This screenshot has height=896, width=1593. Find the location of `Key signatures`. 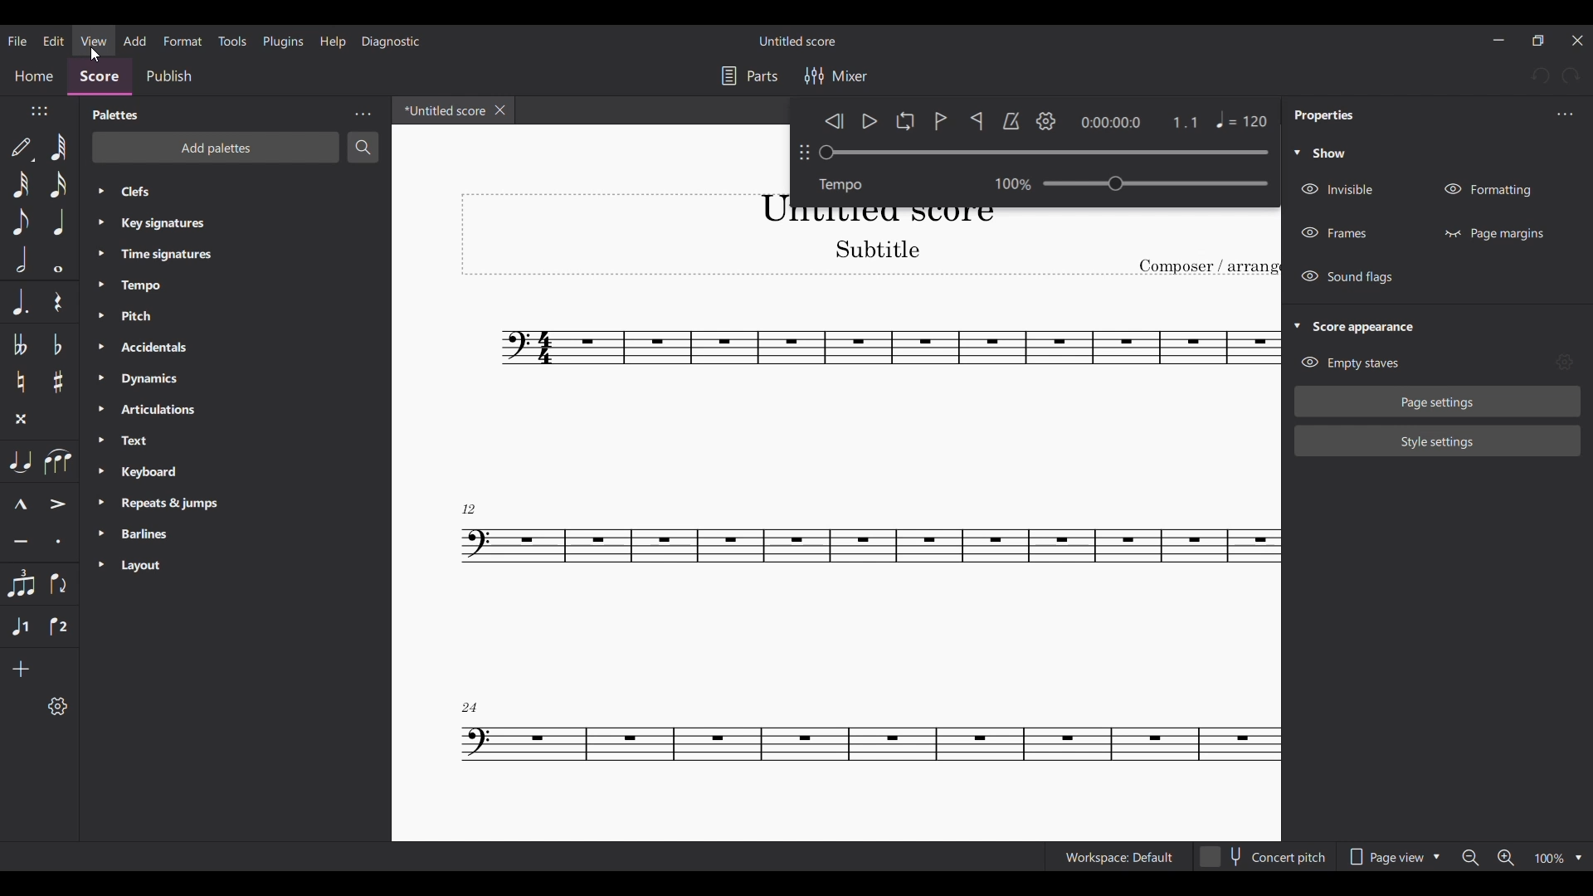

Key signatures is located at coordinates (219, 223).